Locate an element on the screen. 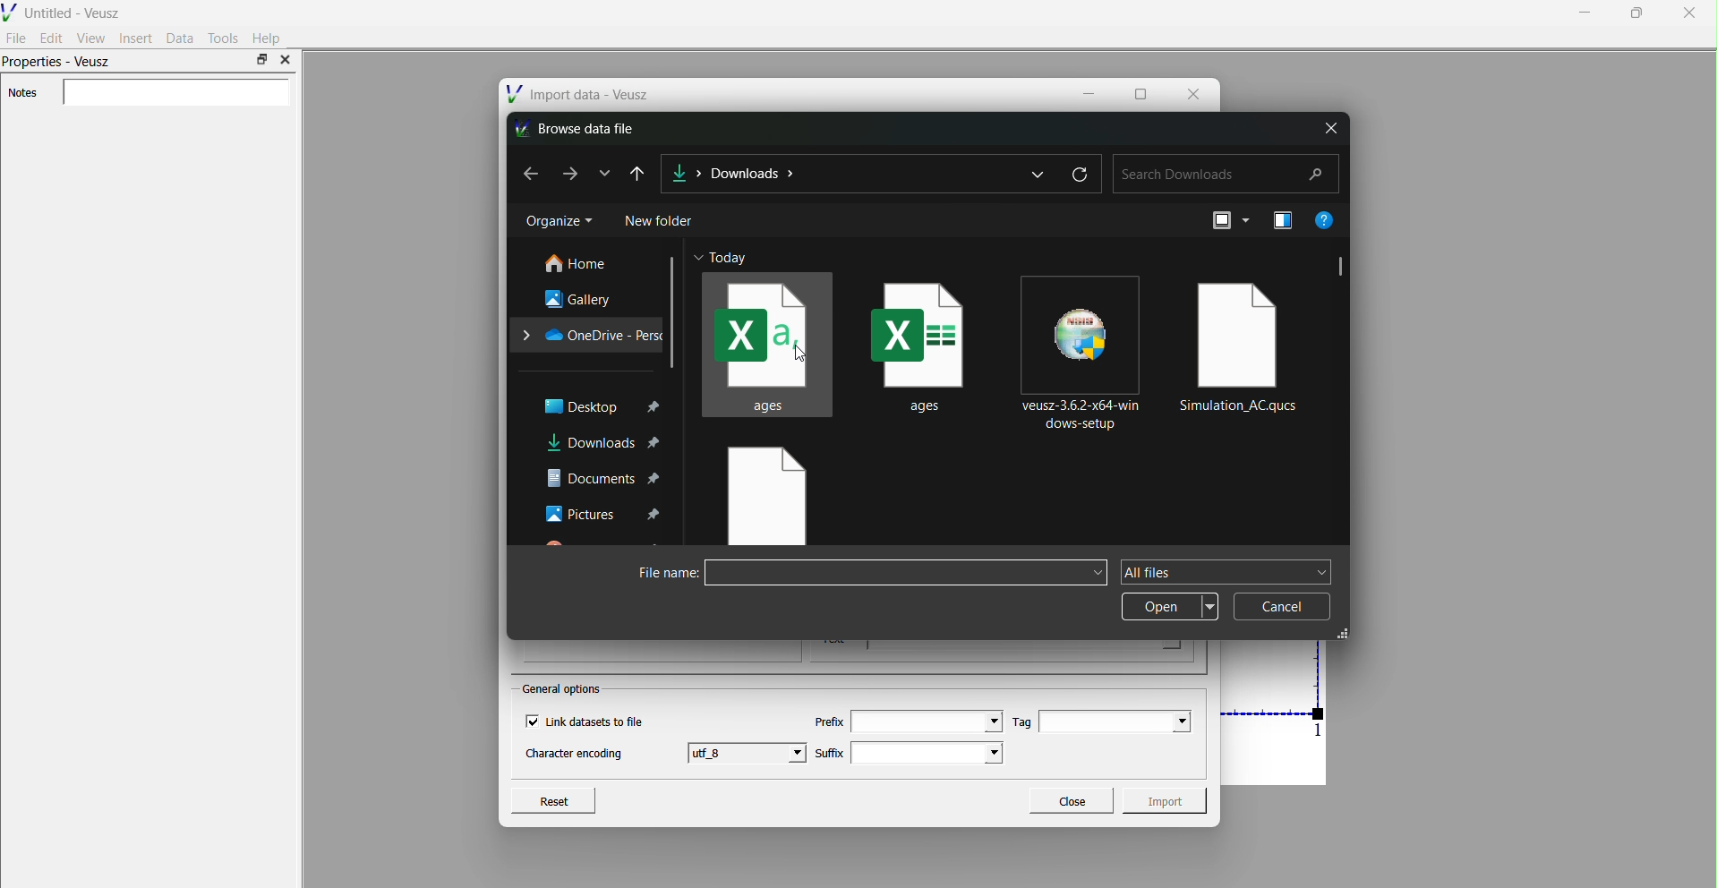 Image resolution: width=1717 pixels, height=888 pixels. New folder is located at coordinates (661, 219).